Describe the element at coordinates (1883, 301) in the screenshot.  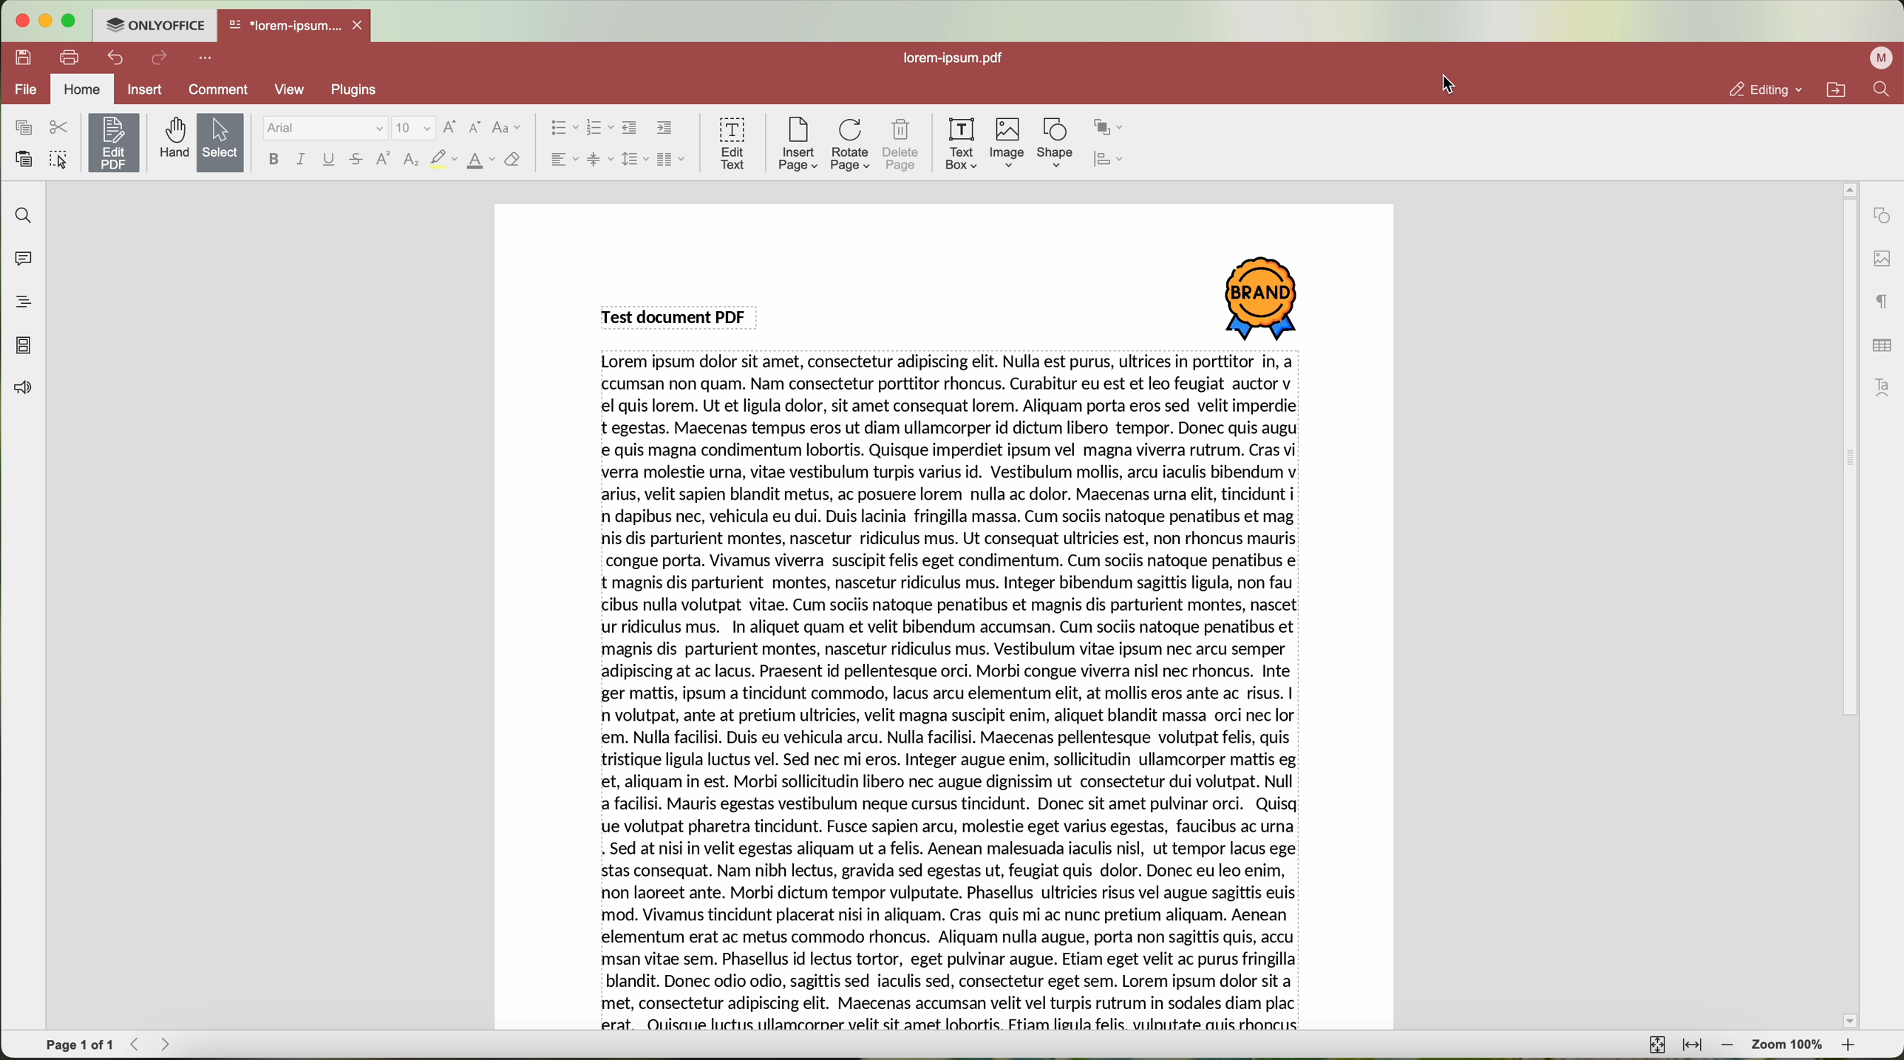
I see `paragraph settings` at that location.